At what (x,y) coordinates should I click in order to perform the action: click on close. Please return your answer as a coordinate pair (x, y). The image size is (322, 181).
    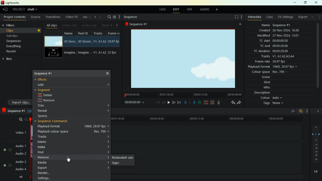
    Looking at the image, I should click on (317, 111).